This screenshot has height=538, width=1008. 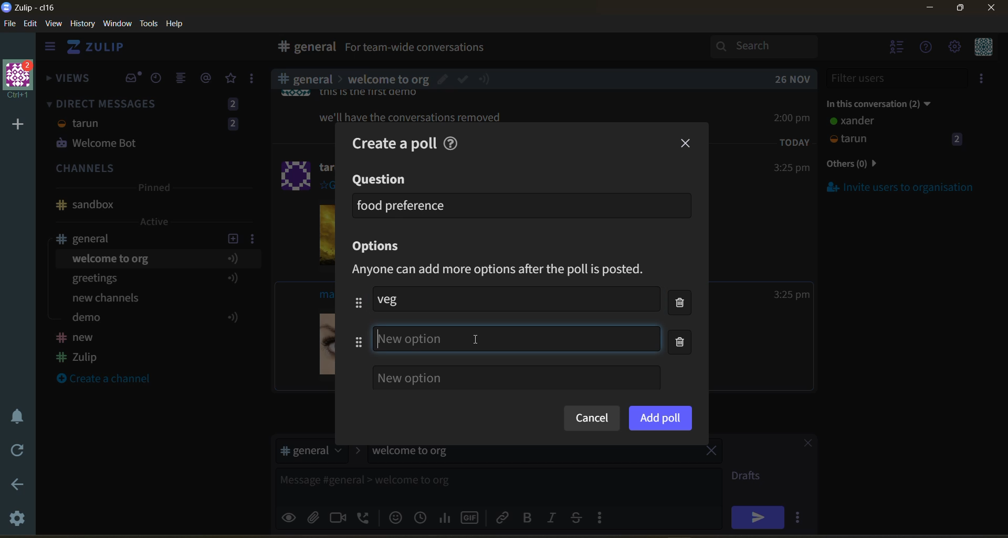 What do you see at coordinates (446, 517) in the screenshot?
I see `poll` at bounding box center [446, 517].